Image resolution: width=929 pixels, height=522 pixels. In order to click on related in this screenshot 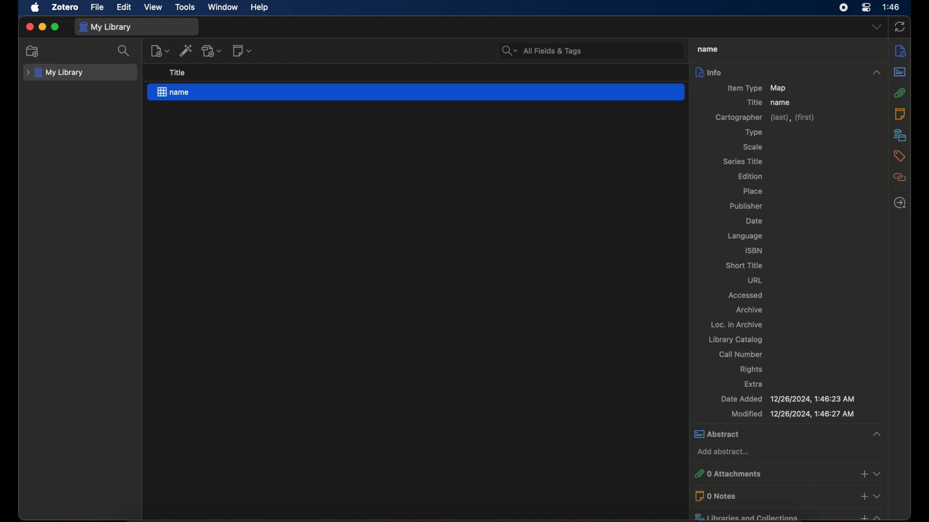, I will do `click(900, 177)`.